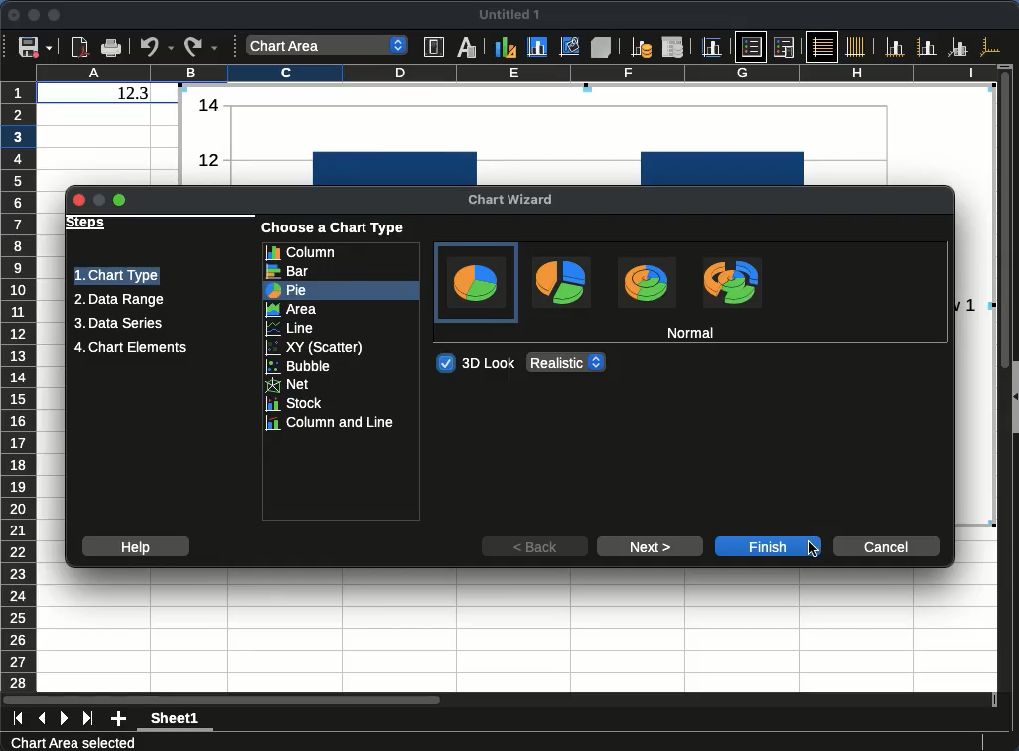 This screenshot has width=1019, height=751. What do you see at coordinates (117, 276) in the screenshot?
I see `chart type ` at bounding box center [117, 276].